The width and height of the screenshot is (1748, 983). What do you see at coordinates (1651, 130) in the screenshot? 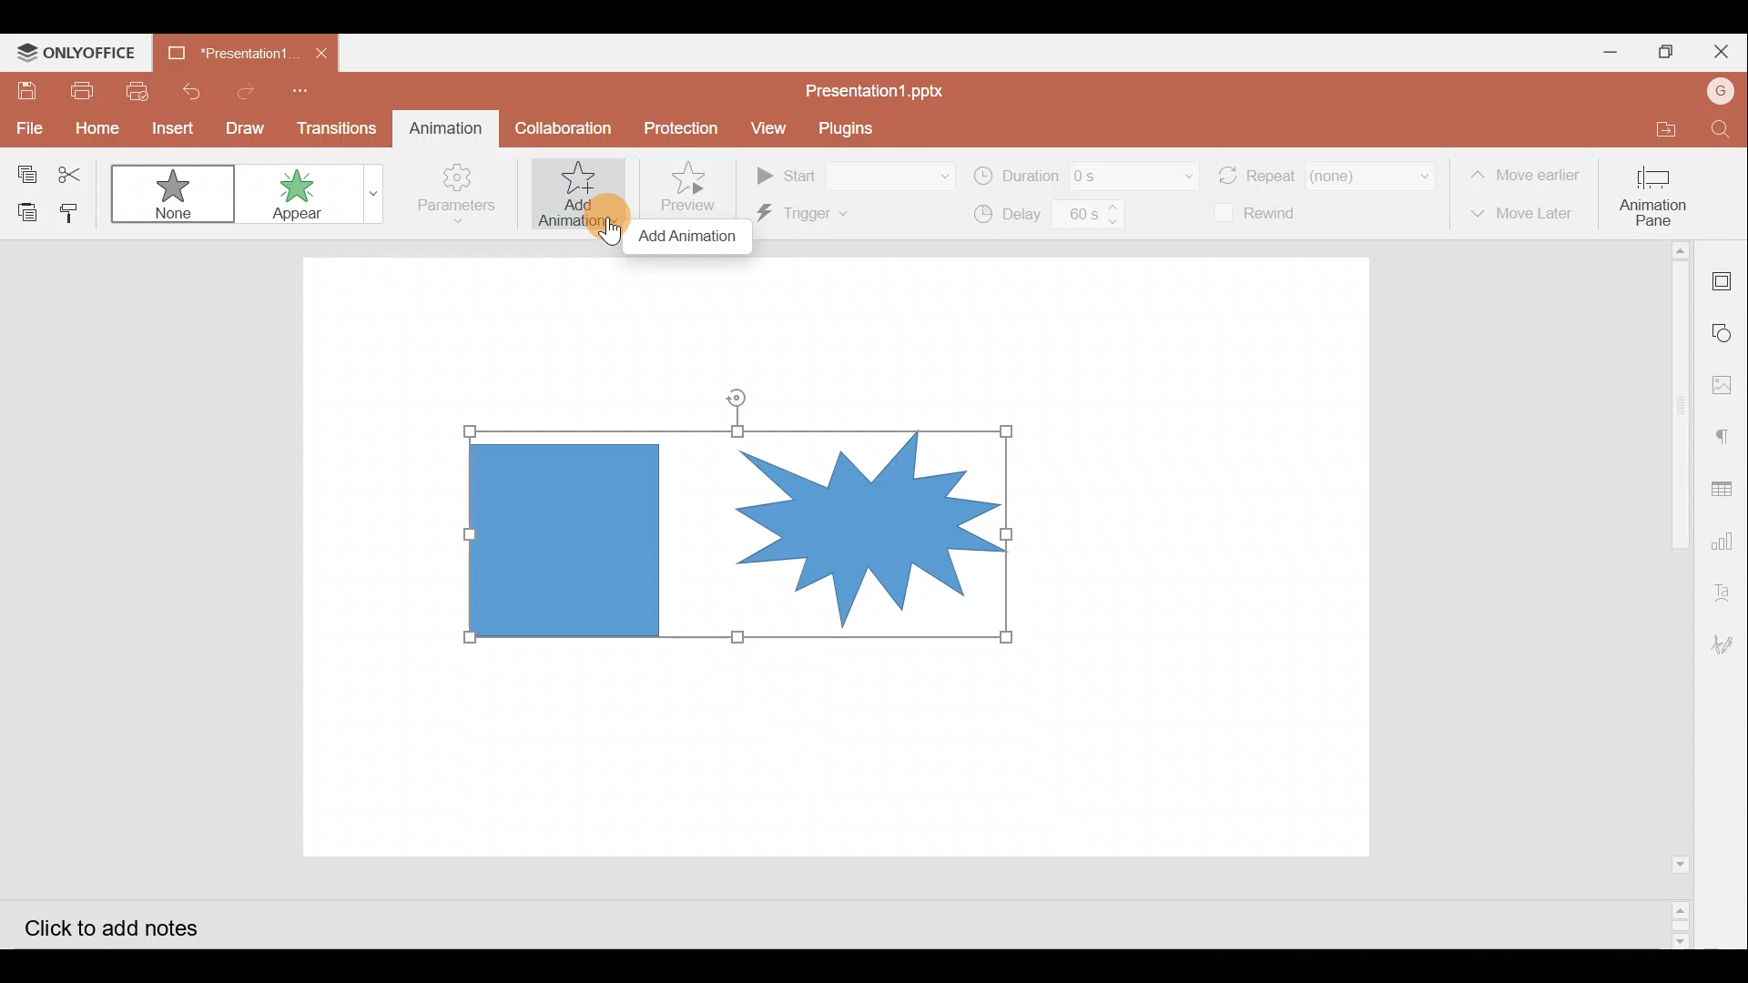
I see `Open file location` at bounding box center [1651, 130].